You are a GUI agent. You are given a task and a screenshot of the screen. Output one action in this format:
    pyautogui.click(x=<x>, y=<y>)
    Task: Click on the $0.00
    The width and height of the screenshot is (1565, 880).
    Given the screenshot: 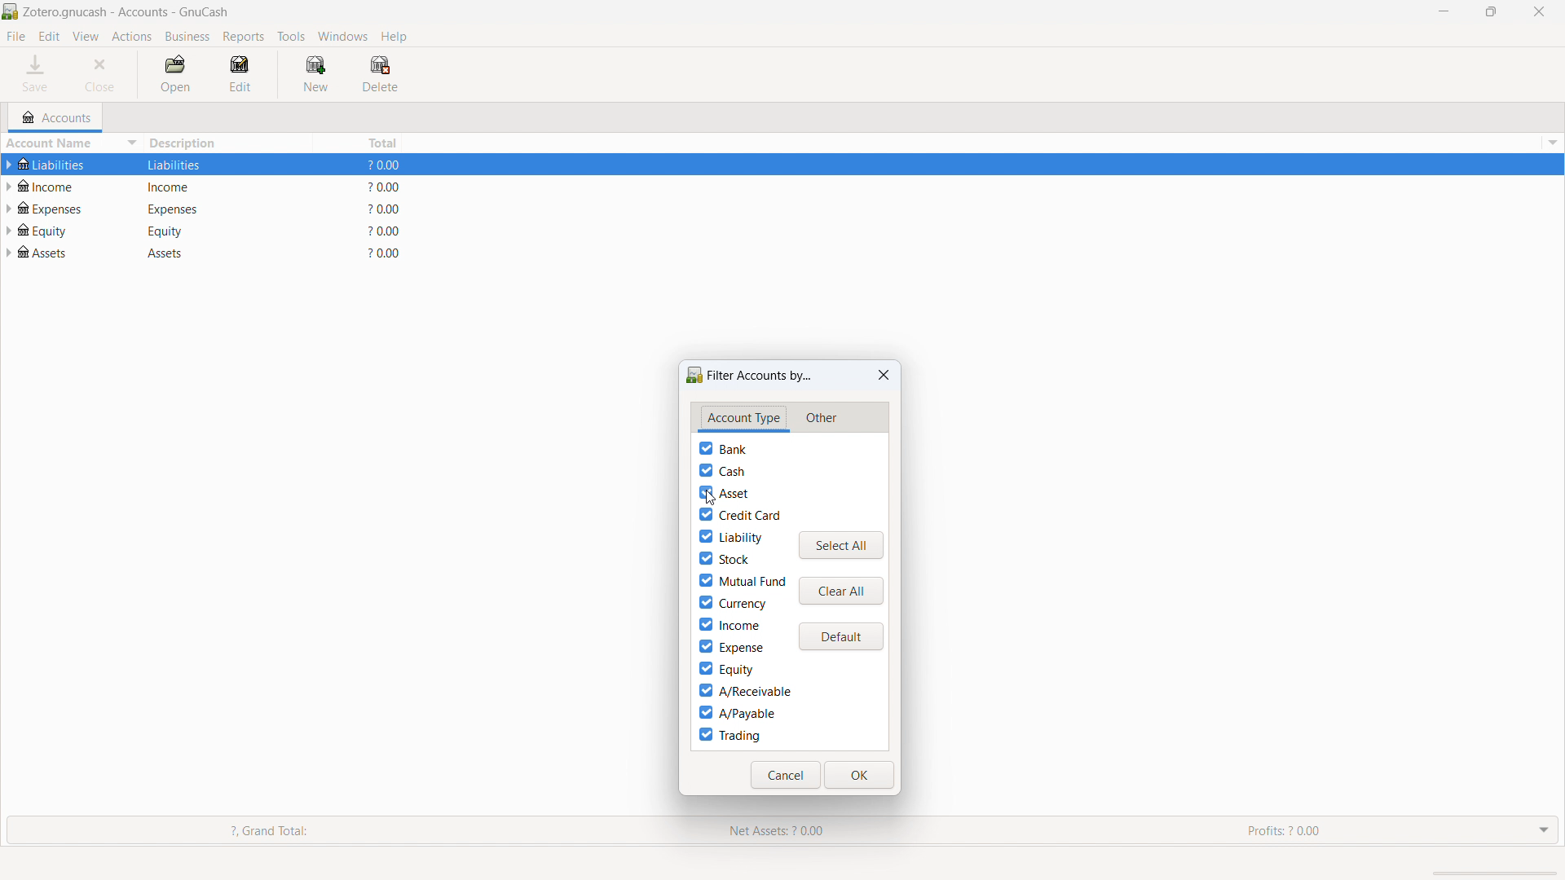 What is the action you would take?
    pyautogui.click(x=386, y=166)
    